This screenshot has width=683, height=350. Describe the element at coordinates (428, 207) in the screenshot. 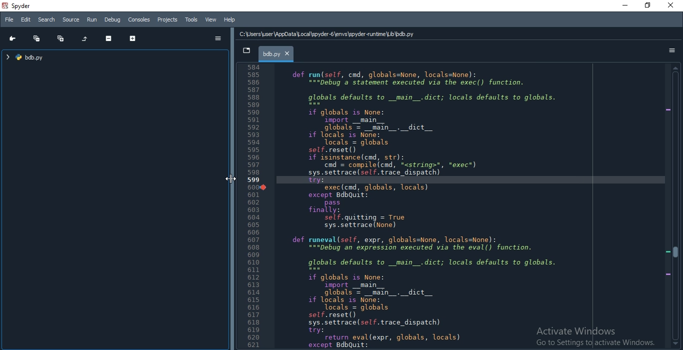

I see `def run(self, cnd, globals=None, locals=None):
“="pebug’a statement executed via the exec() function.
globals defaults to _main_.dict; locals defaults to globals.
if globals is None:
import __main__
globals = _main_._dict__
if locals is None:
Tocals = globals
self.reset()
if isinstance(cnd, str):
cnd = compile(cnd, <string>", *exec*)
sys.settrace (sel. trace_dispatch)
try:
exec(cnd, globals, locals)
except BdbQuit:
pass
finally:
self.quitting = True
sys.settrace (None)
def runeval(self, expr, globals=None, locals=None):
“="Debug an expression executed via the eval() function.
globals defaults to _main_.dict; locals defaults to globals.
if globals is None:
import _main__
globals = _main_._dict__
if locals is None:
Tocals = globals
self.reset()
sys.settrace (sel. trace_dispatch)
try:
return eval(expr, globals, locals)
except BdbQuit:` at that location.